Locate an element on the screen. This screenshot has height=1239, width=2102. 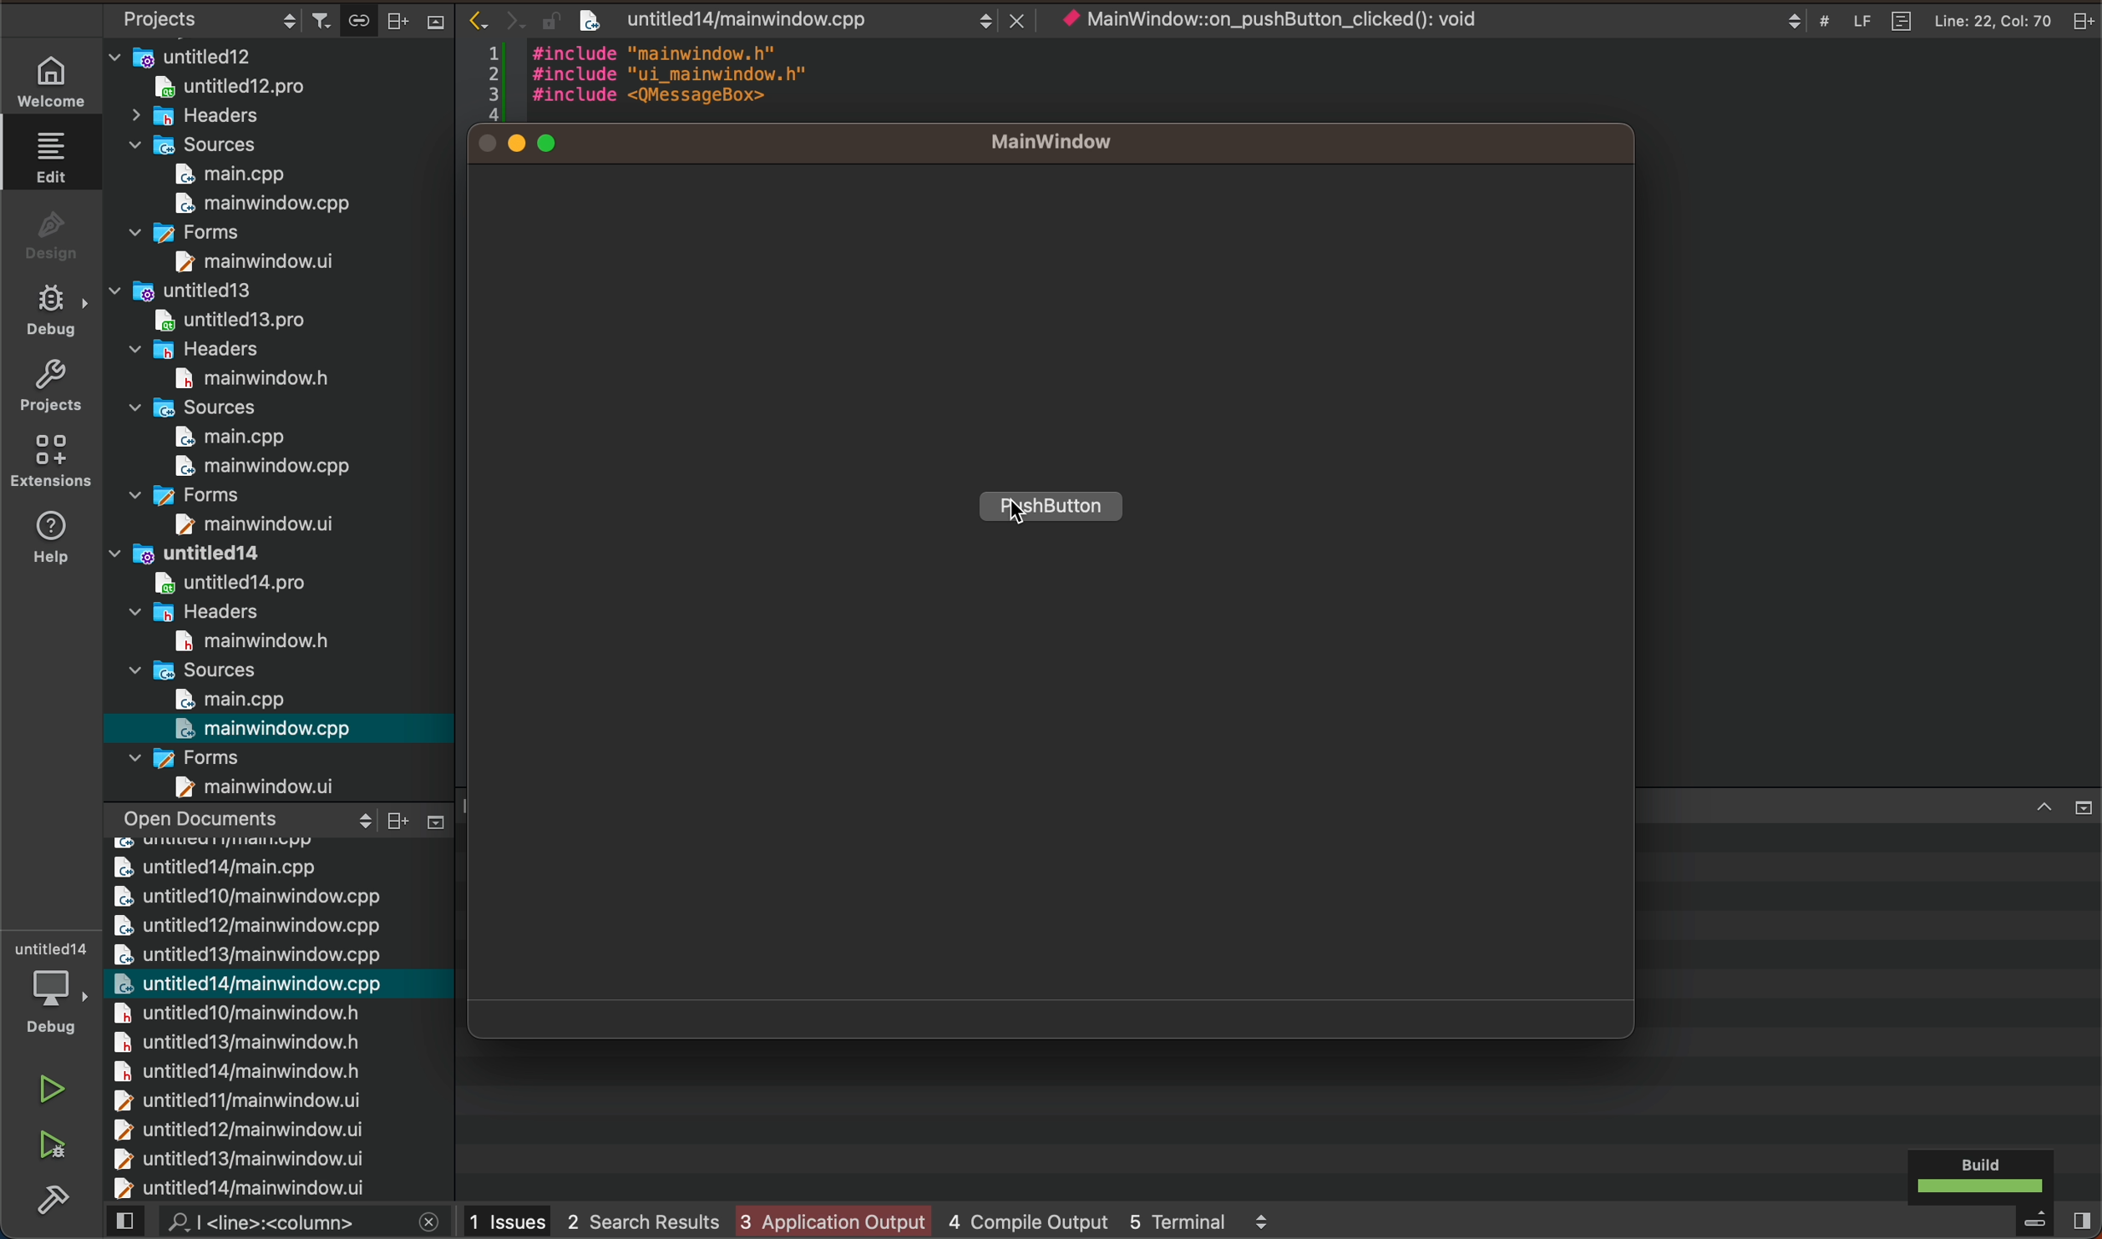
forms is located at coordinates (201, 756).